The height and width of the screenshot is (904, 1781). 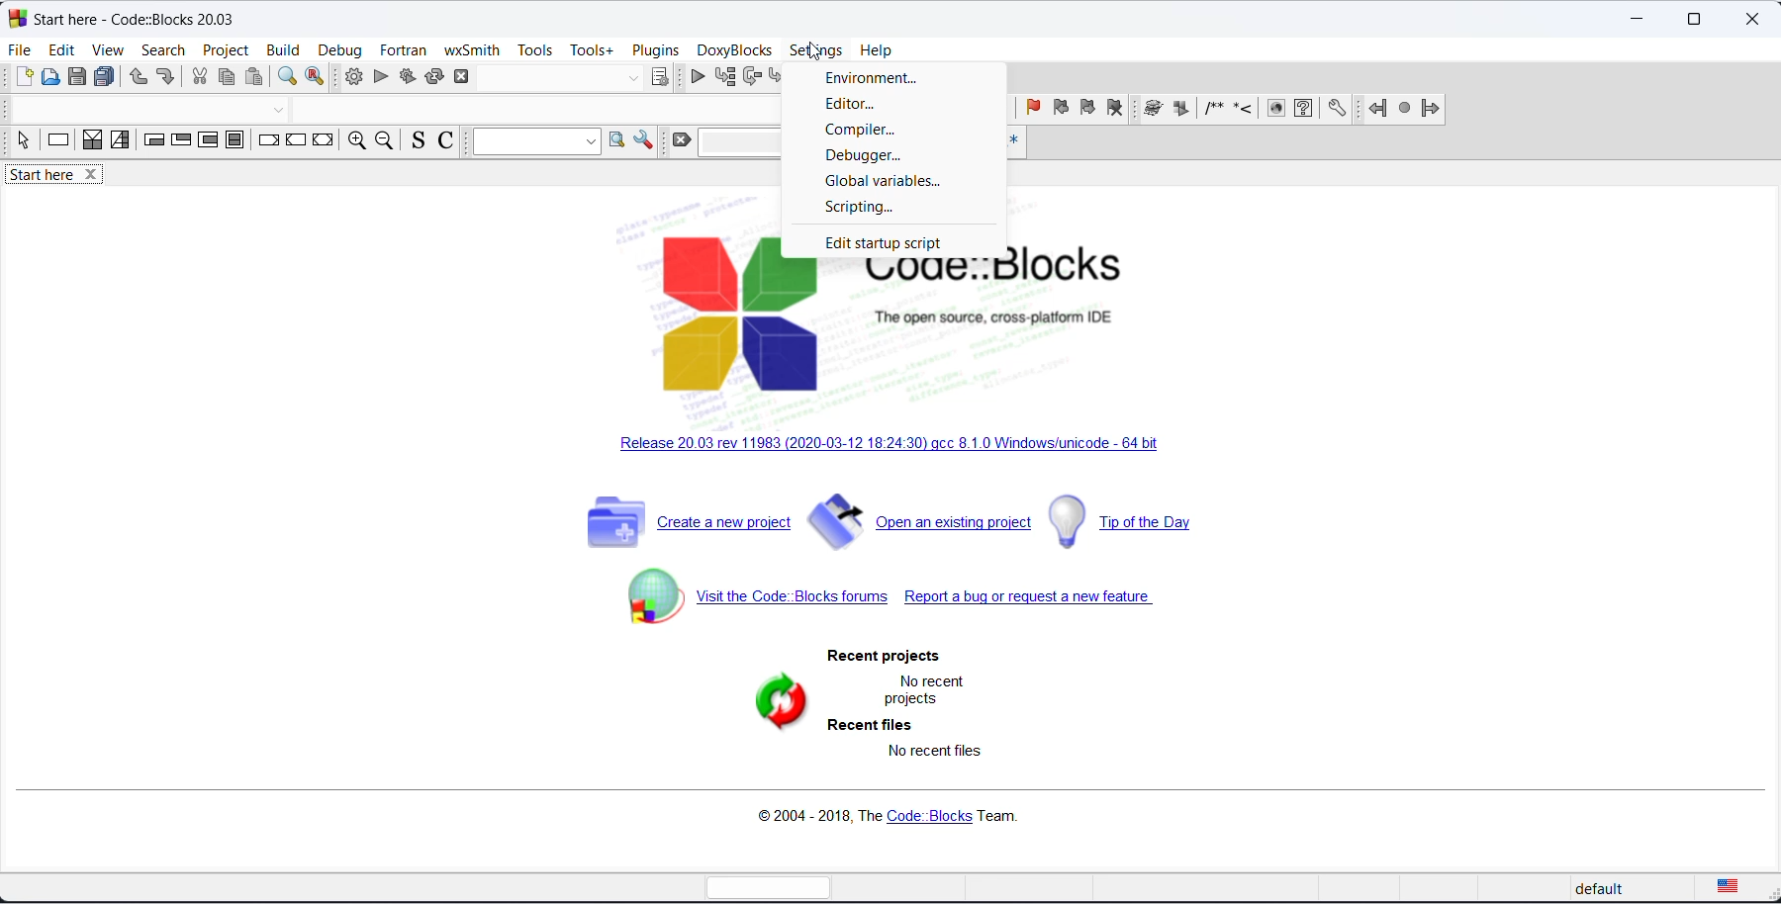 I want to click on tools+, so click(x=592, y=51).